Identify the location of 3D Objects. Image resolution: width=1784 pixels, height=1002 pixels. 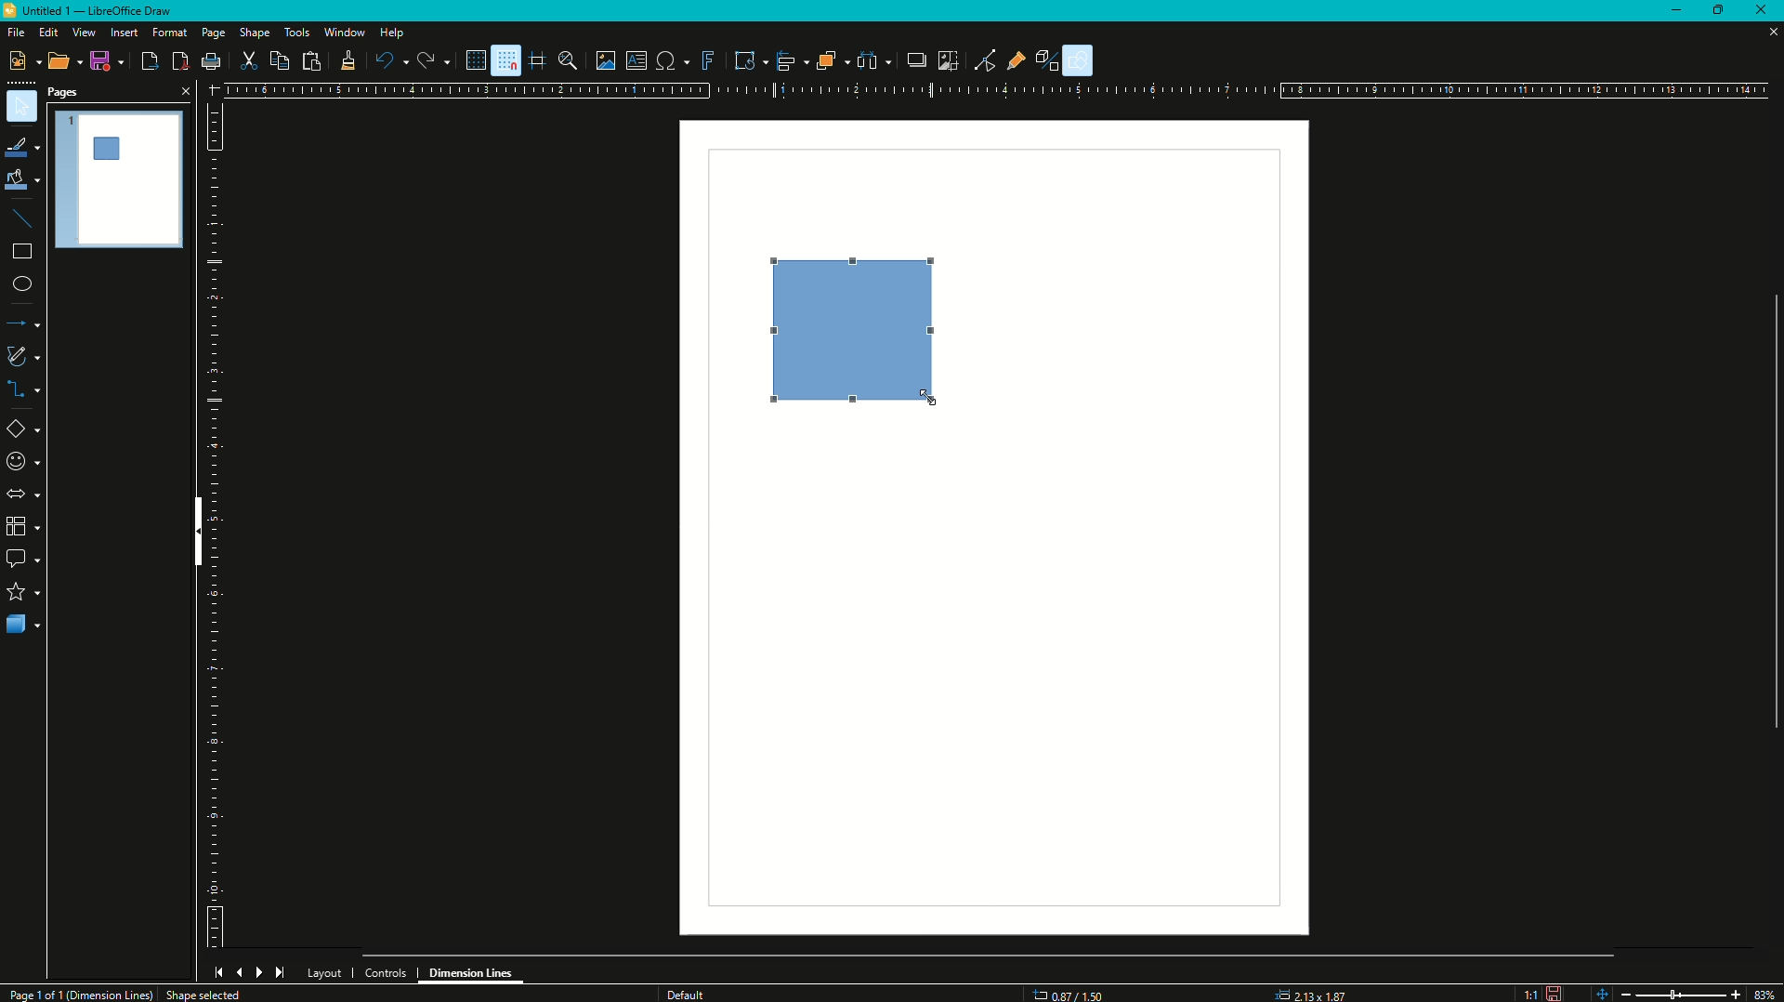
(23, 626).